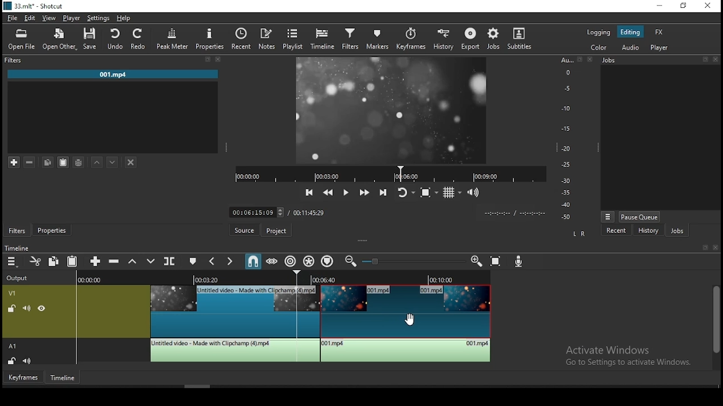 The height and width of the screenshot is (406, 723). What do you see at coordinates (115, 61) in the screenshot?
I see `filters` at bounding box center [115, 61].